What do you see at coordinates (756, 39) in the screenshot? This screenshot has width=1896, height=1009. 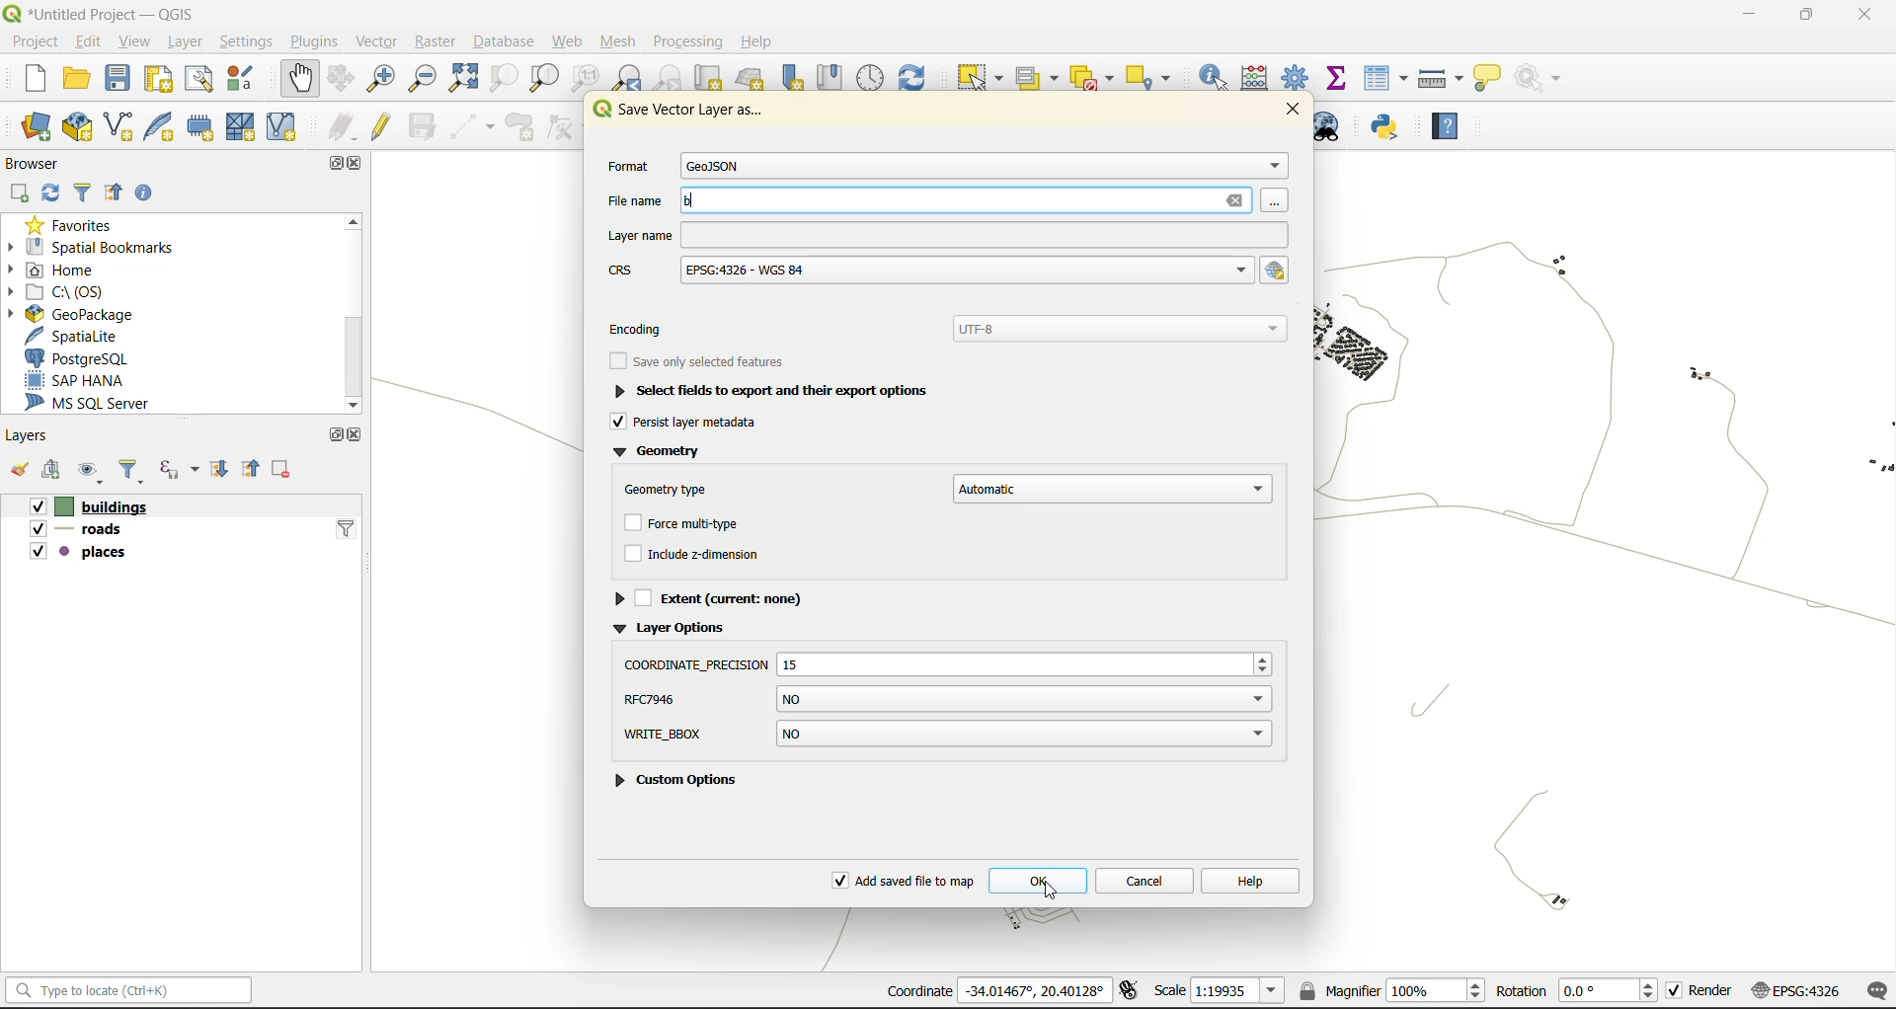 I see `help` at bounding box center [756, 39].